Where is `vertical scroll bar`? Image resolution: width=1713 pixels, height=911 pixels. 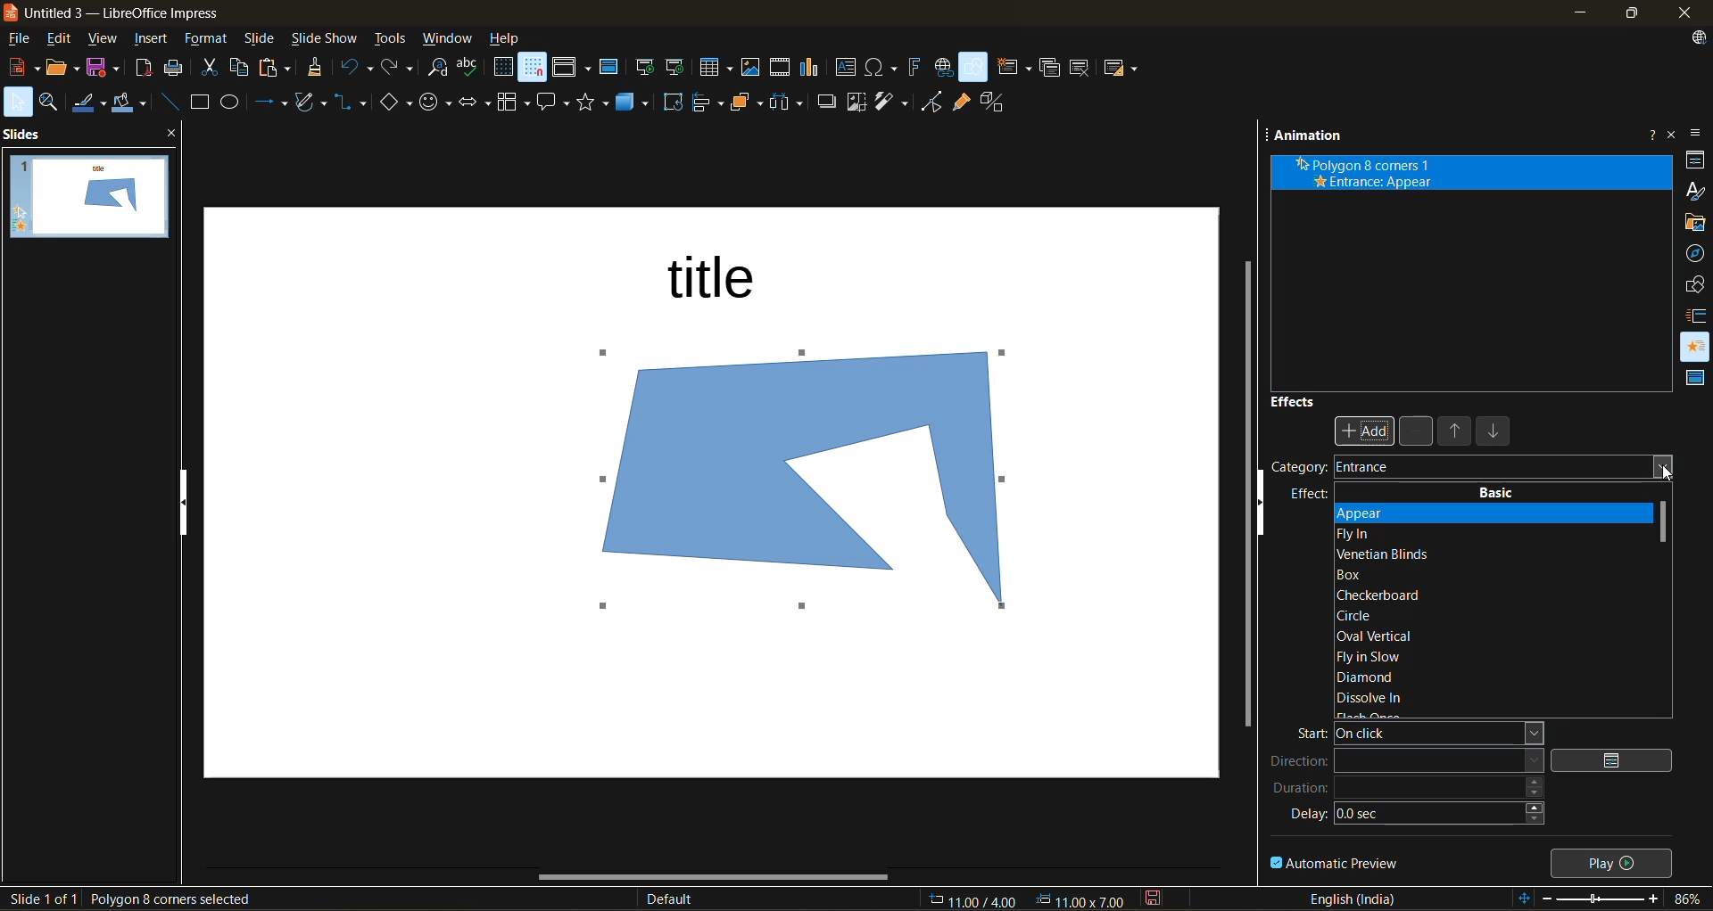
vertical scroll bar is located at coordinates (1666, 520).